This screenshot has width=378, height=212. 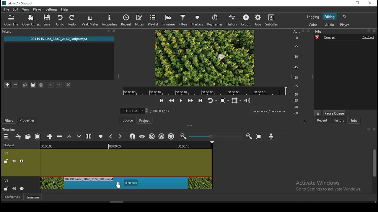 What do you see at coordinates (355, 120) in the screenshot?
I see `jobs` at bounding box center [355, 120].